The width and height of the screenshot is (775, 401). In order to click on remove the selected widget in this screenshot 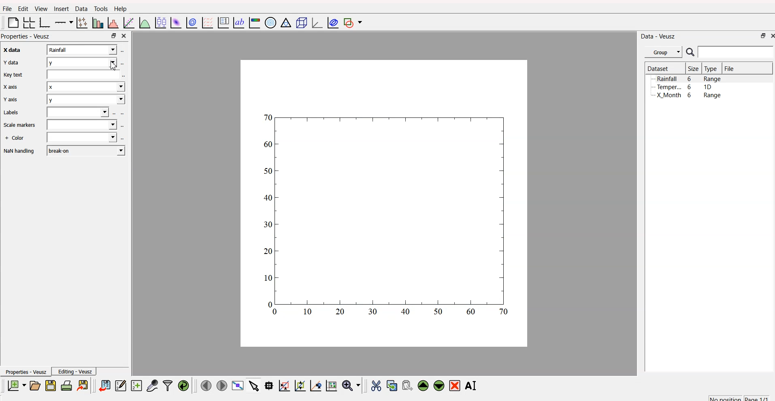, I will do `click(455, 386)`.